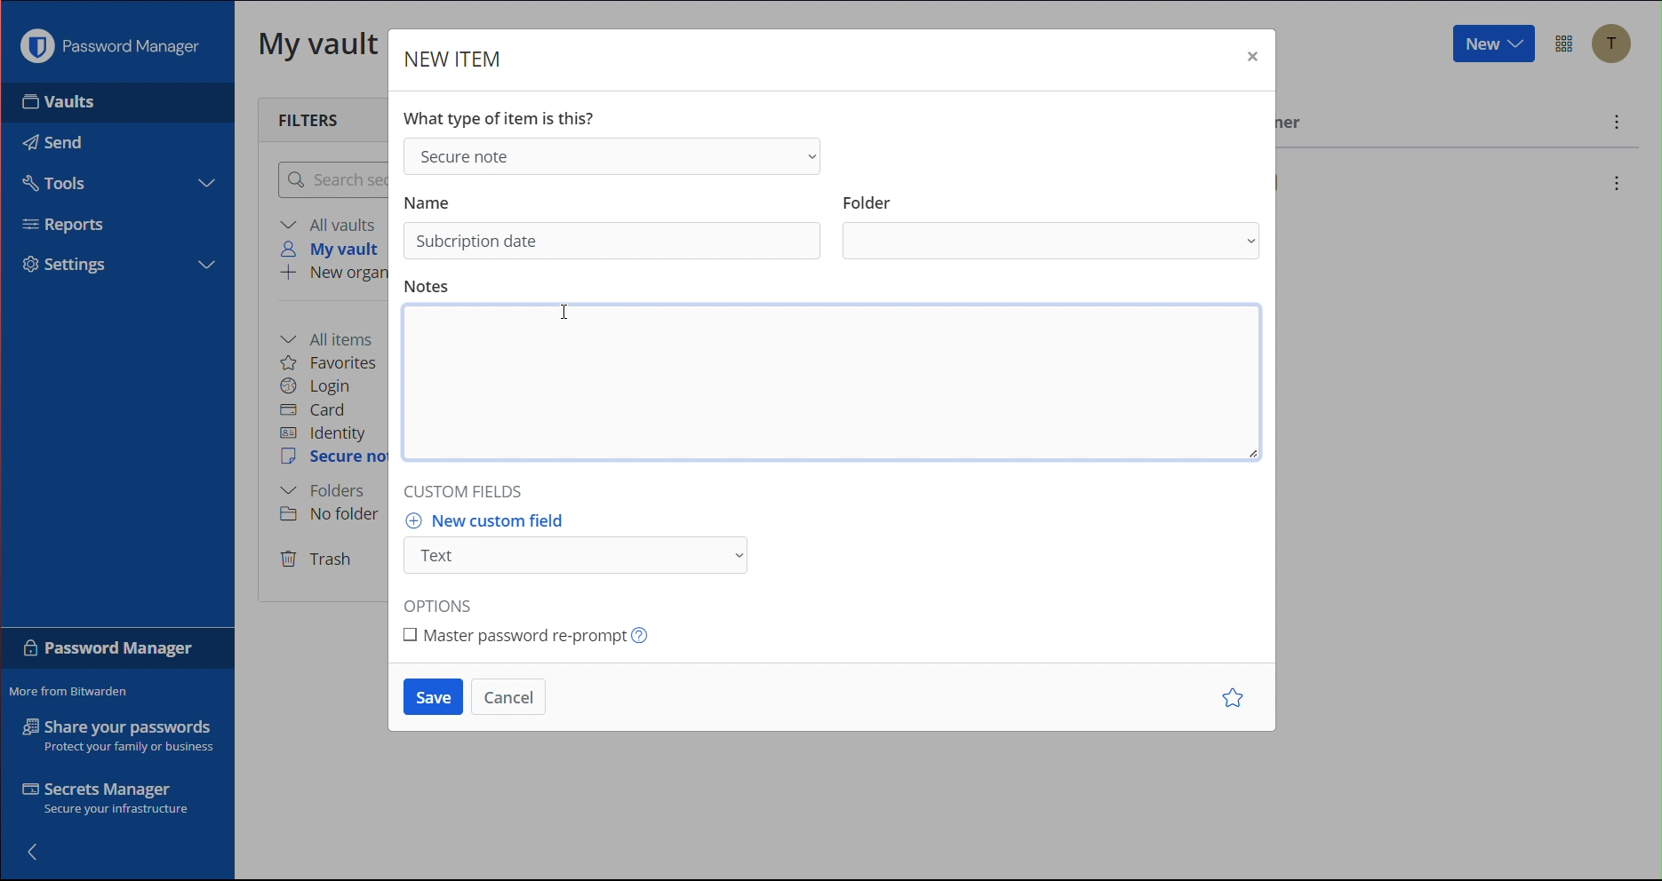 This screenshot has width=1662, height=881. I want to click on Folders, so click(323, 491).